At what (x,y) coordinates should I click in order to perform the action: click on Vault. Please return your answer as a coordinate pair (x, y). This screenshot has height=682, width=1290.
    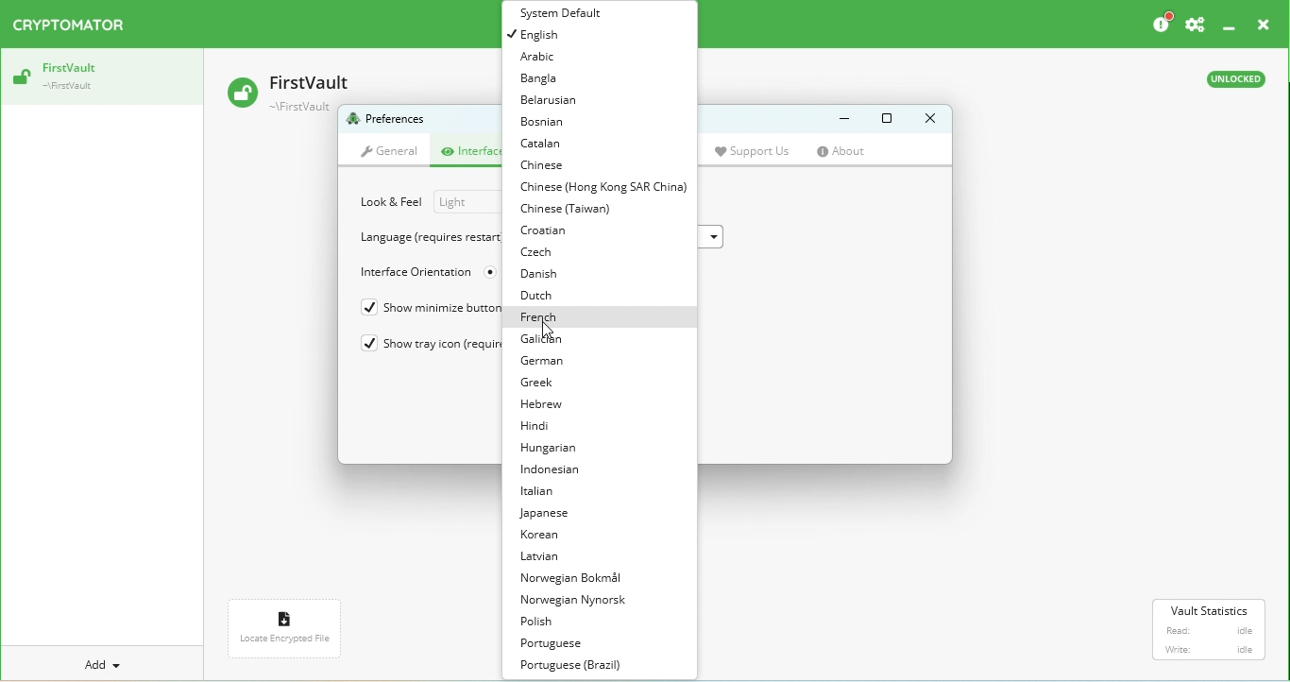
    Looking at the image, I should click on (295, 88).